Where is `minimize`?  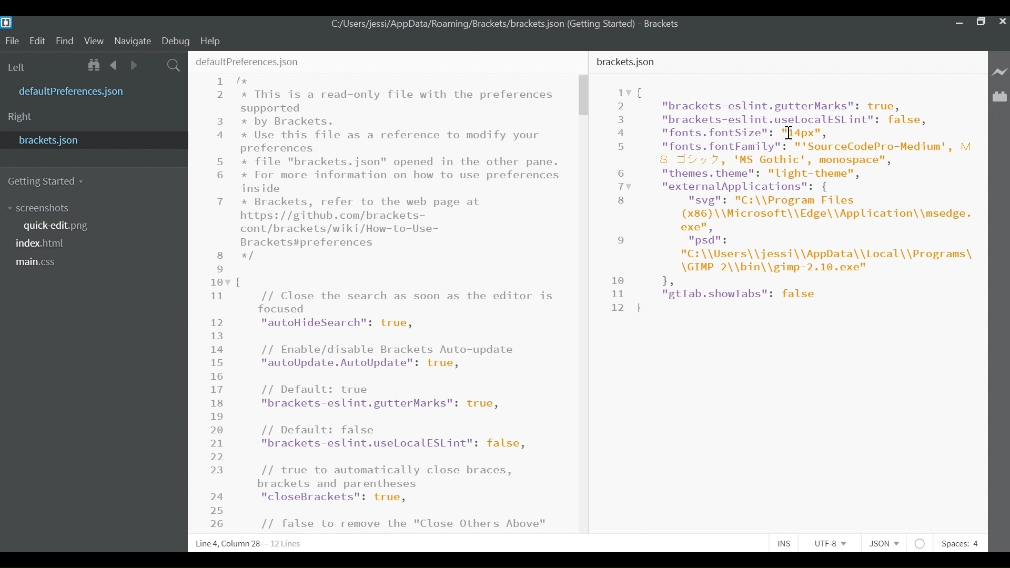 minimize is located at coordinates (958, 22).